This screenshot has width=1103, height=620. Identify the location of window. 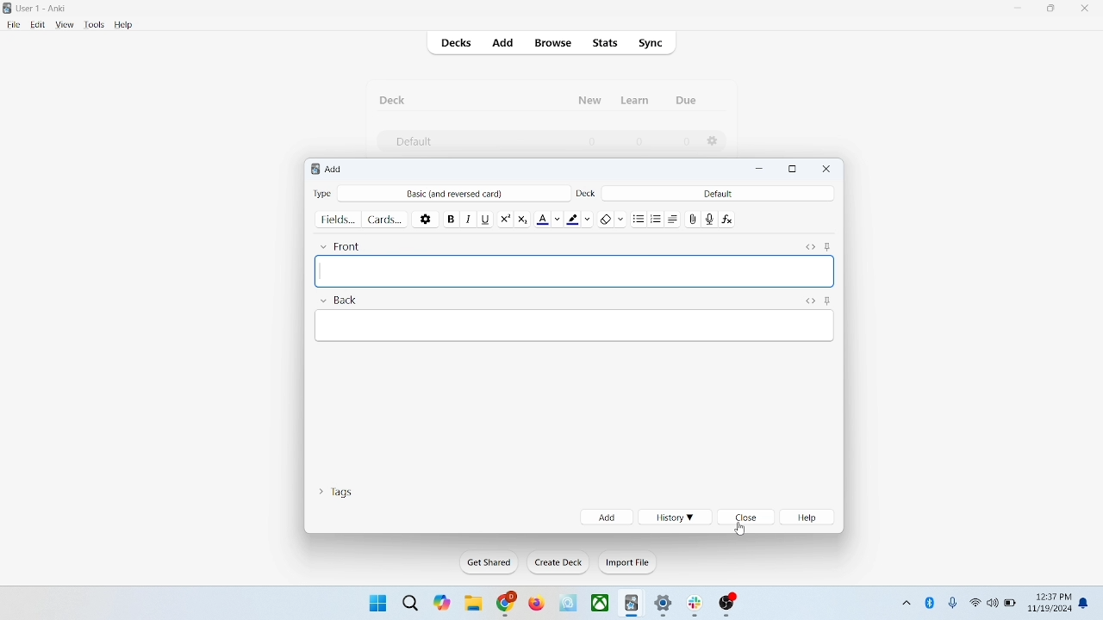
(376, 602).